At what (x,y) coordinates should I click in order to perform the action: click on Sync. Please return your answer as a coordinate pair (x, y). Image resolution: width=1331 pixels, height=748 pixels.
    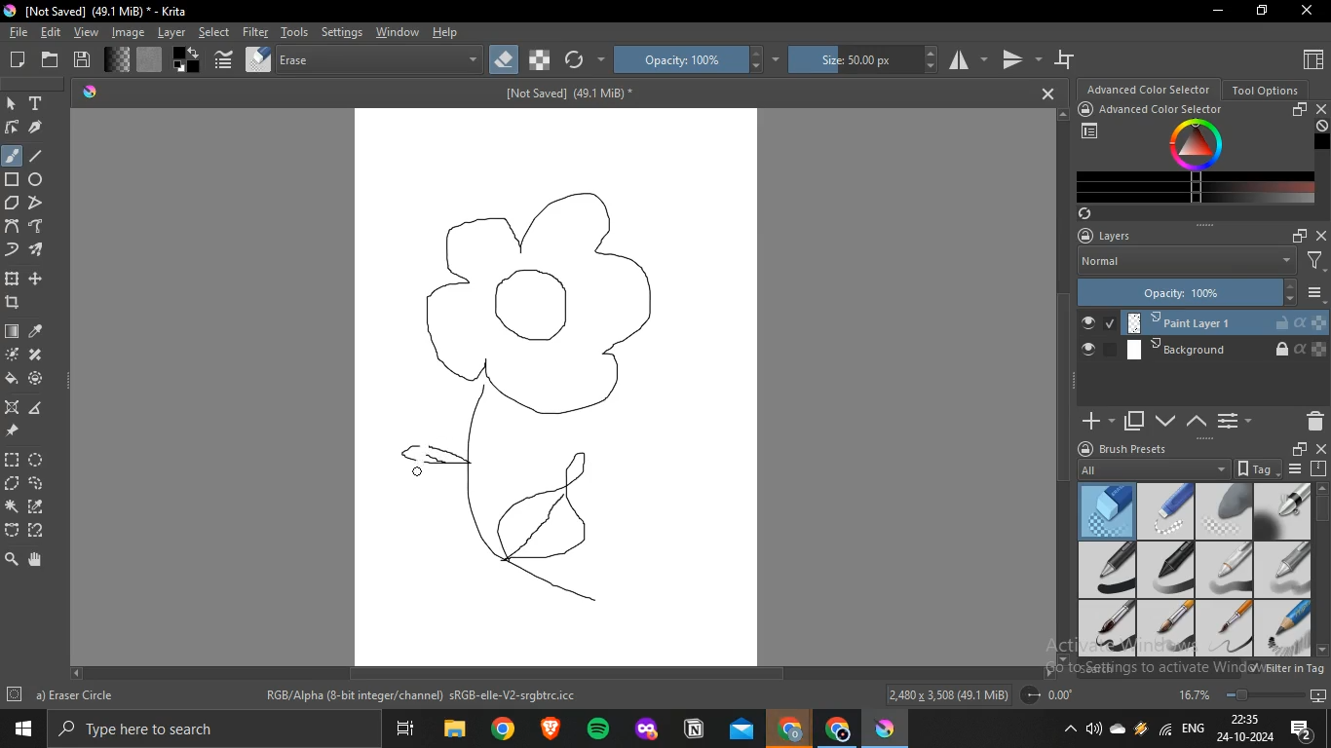
    Looking at the image, I should click on (1088, 213).